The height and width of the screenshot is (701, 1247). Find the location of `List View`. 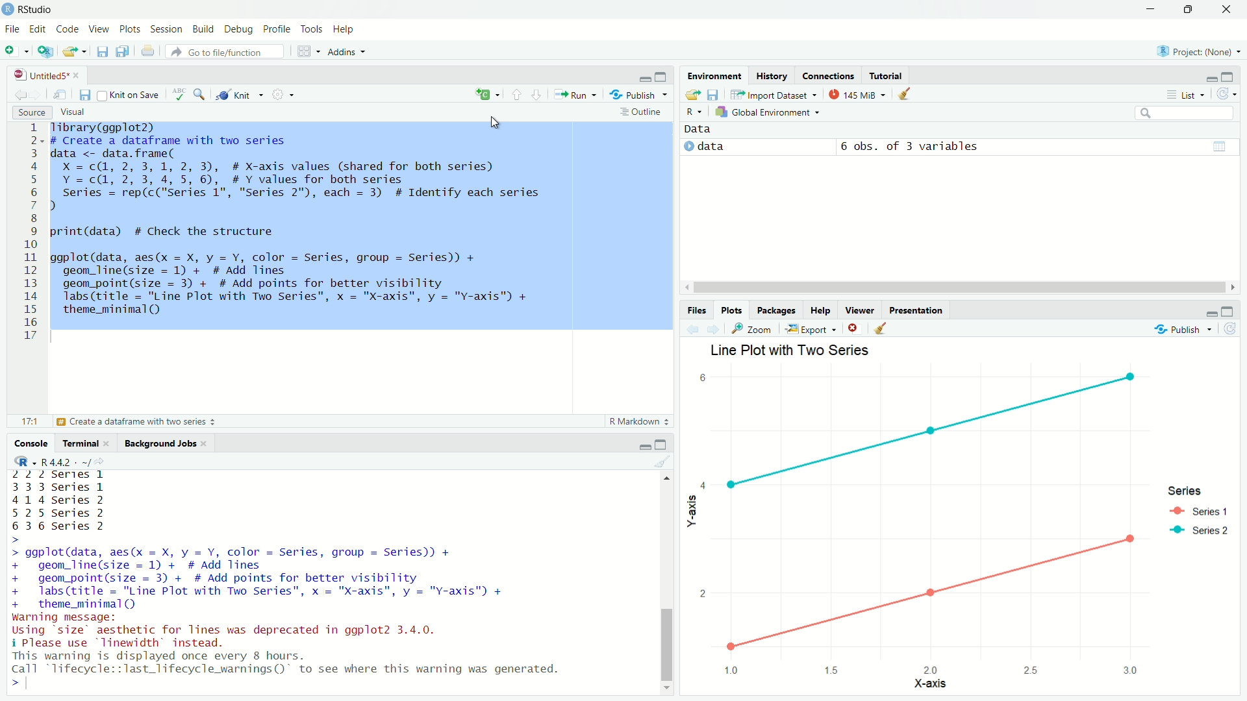

List View is located at coordinates (1184, 95).